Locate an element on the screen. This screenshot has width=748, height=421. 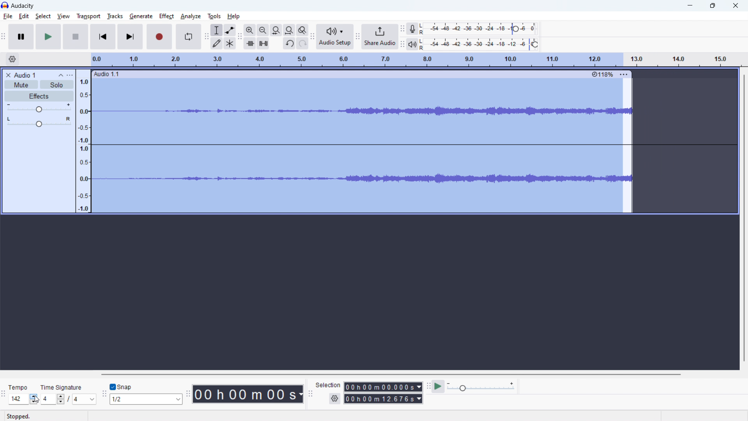
More options is located at coordinates (623, 73).